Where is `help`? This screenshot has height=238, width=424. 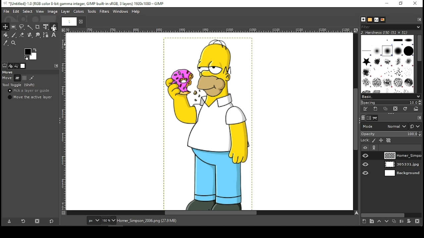
help is located at coordinates (136, 12).